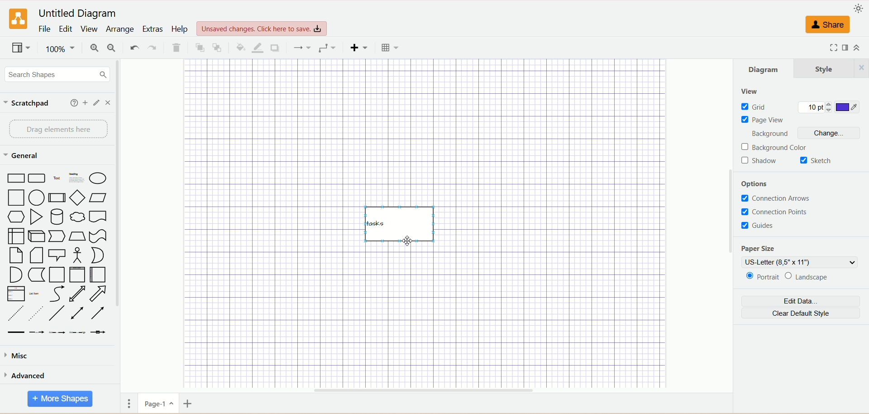  Describe the element at coordinates (57, 256) in the screenshot. I see `Speech Bubble` at that location.